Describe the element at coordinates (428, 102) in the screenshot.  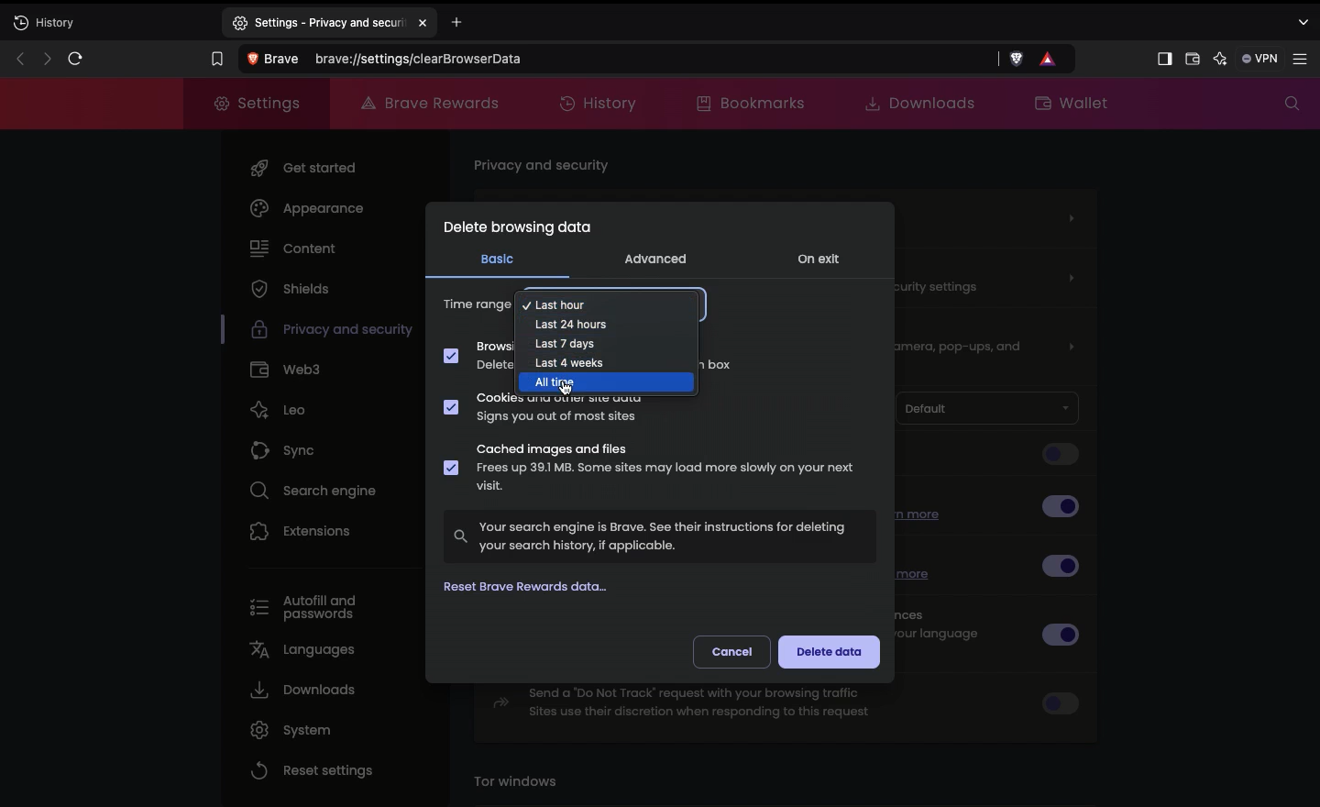
I see `Brave rewards` at that location.